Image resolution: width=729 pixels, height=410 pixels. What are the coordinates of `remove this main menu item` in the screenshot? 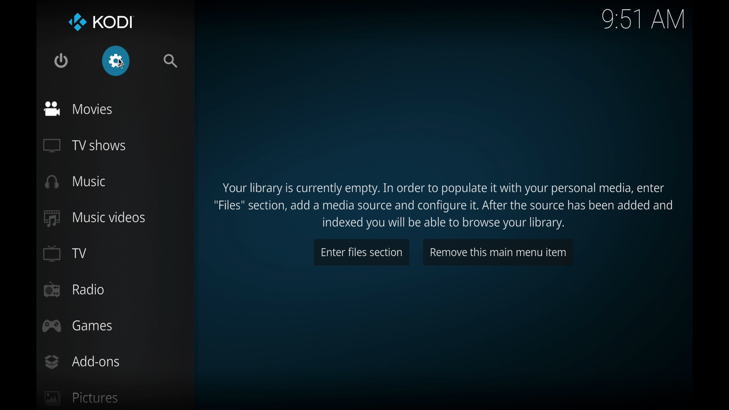 It's located at (499, 252).